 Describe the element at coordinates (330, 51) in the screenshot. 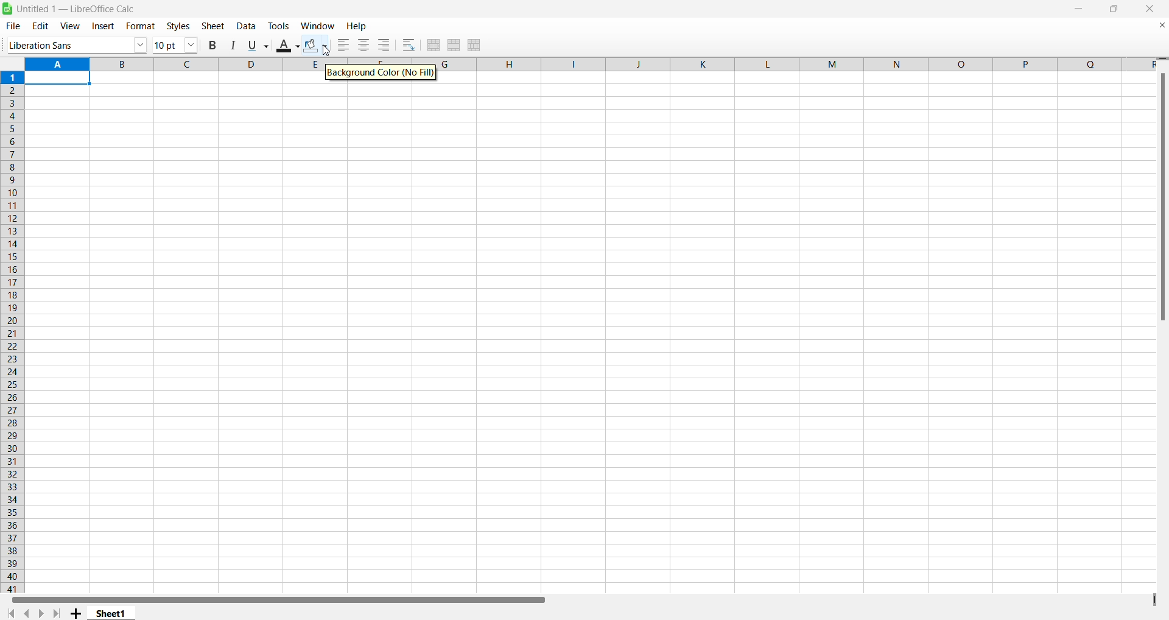

I see `cursor` at that location.